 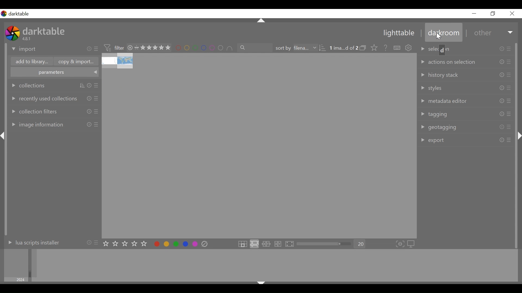 What do you see at coordinates (501, 75) in the screenshot?
I see `` at bounding box center [501, 75].